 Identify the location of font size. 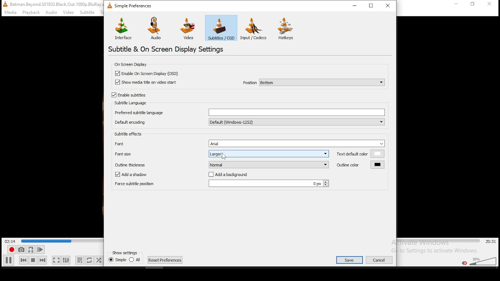
(220, 154).